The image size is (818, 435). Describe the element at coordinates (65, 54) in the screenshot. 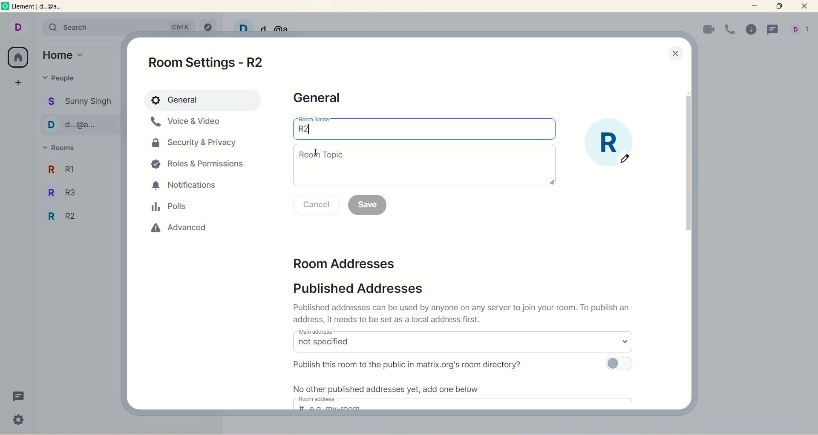

I see `home` at that location.